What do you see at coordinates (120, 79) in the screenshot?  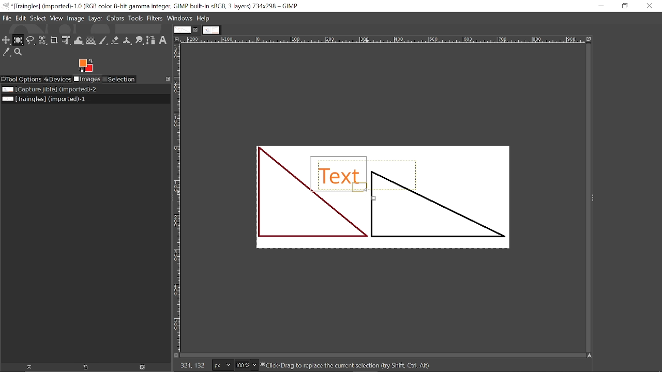 I see `Selection` at bounding box center [120, 79].